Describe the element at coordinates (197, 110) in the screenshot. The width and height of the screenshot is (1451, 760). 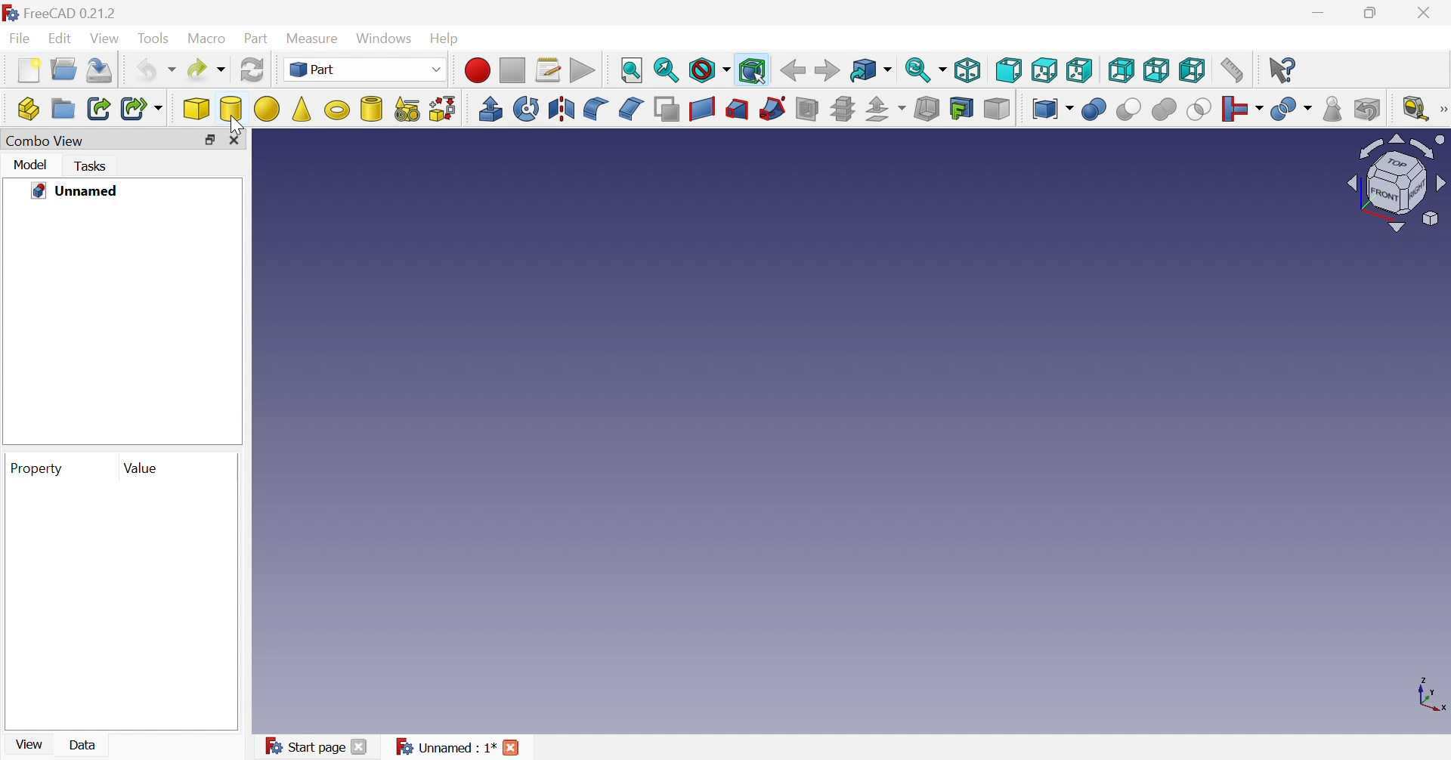
I see `Cube` at that location.